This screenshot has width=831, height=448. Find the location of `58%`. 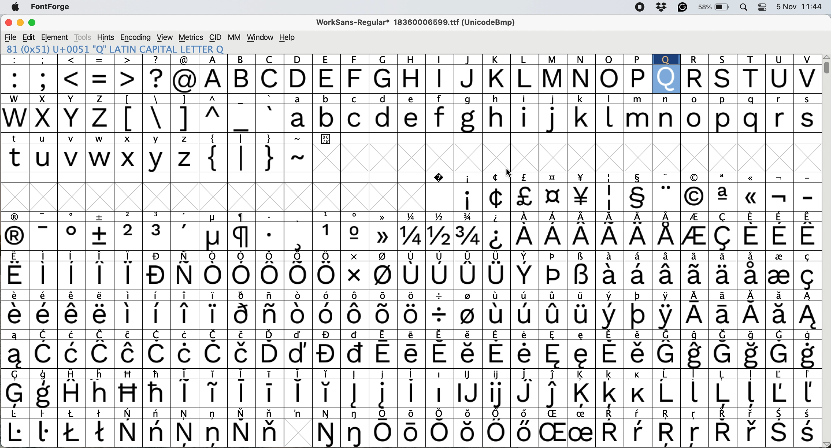

58% is located at coordinates (716, 8).